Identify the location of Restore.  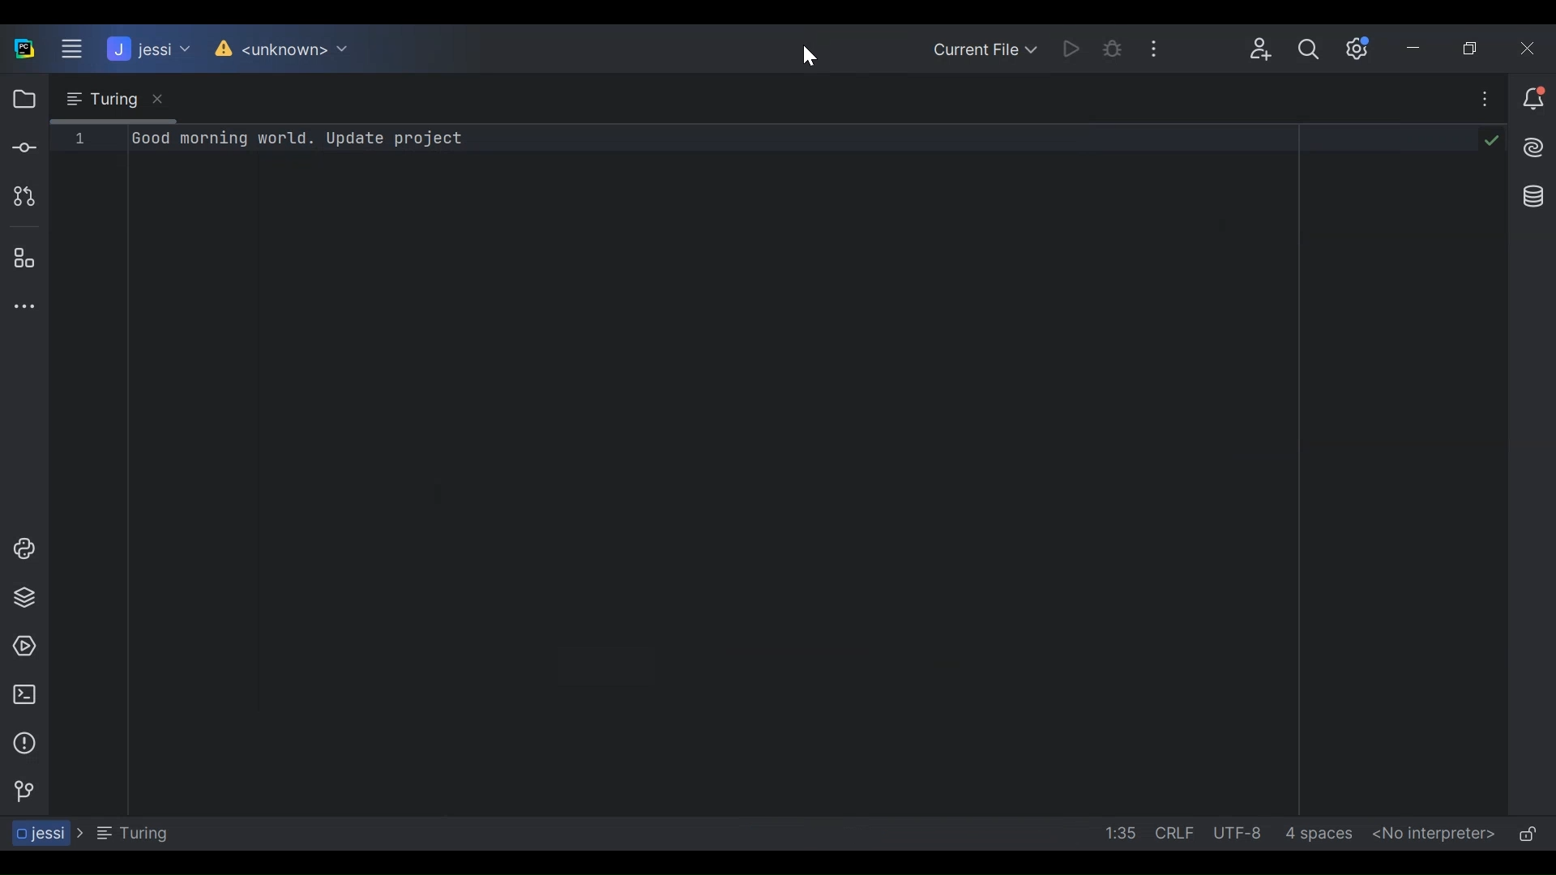
(1478, 48).